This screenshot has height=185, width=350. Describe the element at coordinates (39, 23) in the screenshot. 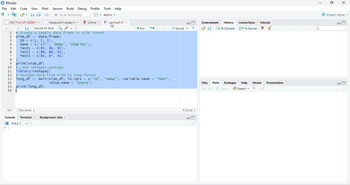

I see `close` at that location.